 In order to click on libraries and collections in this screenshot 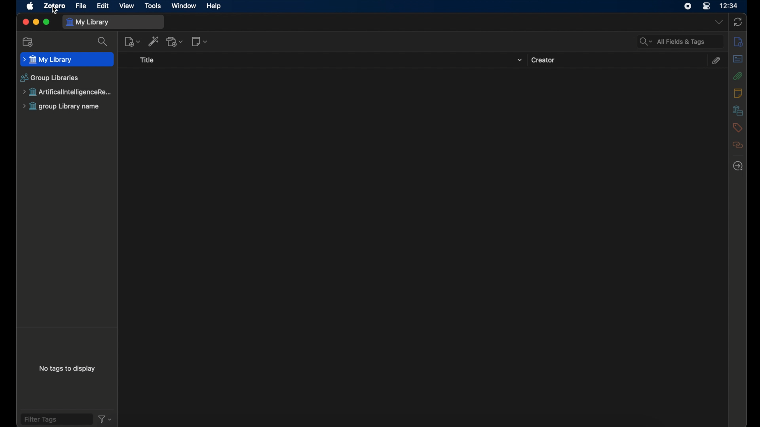, I will do `click(737, 111)`.